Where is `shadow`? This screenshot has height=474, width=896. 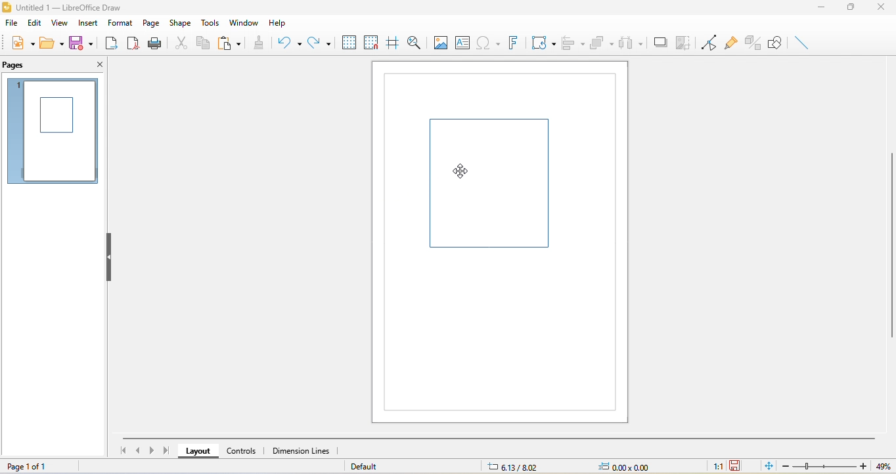
shadow is located at coordinates (660, 41).